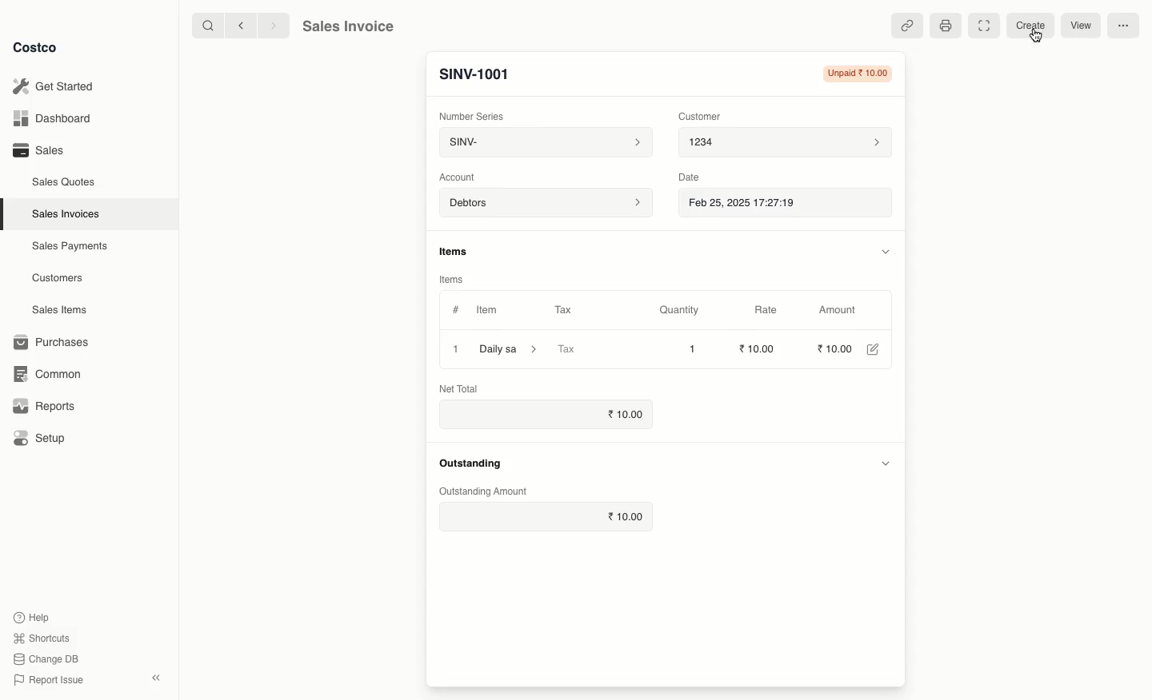  What do you see at coordinates (237, 27) in the screenshot?
I see `Back` at bounding box center [237, 27].